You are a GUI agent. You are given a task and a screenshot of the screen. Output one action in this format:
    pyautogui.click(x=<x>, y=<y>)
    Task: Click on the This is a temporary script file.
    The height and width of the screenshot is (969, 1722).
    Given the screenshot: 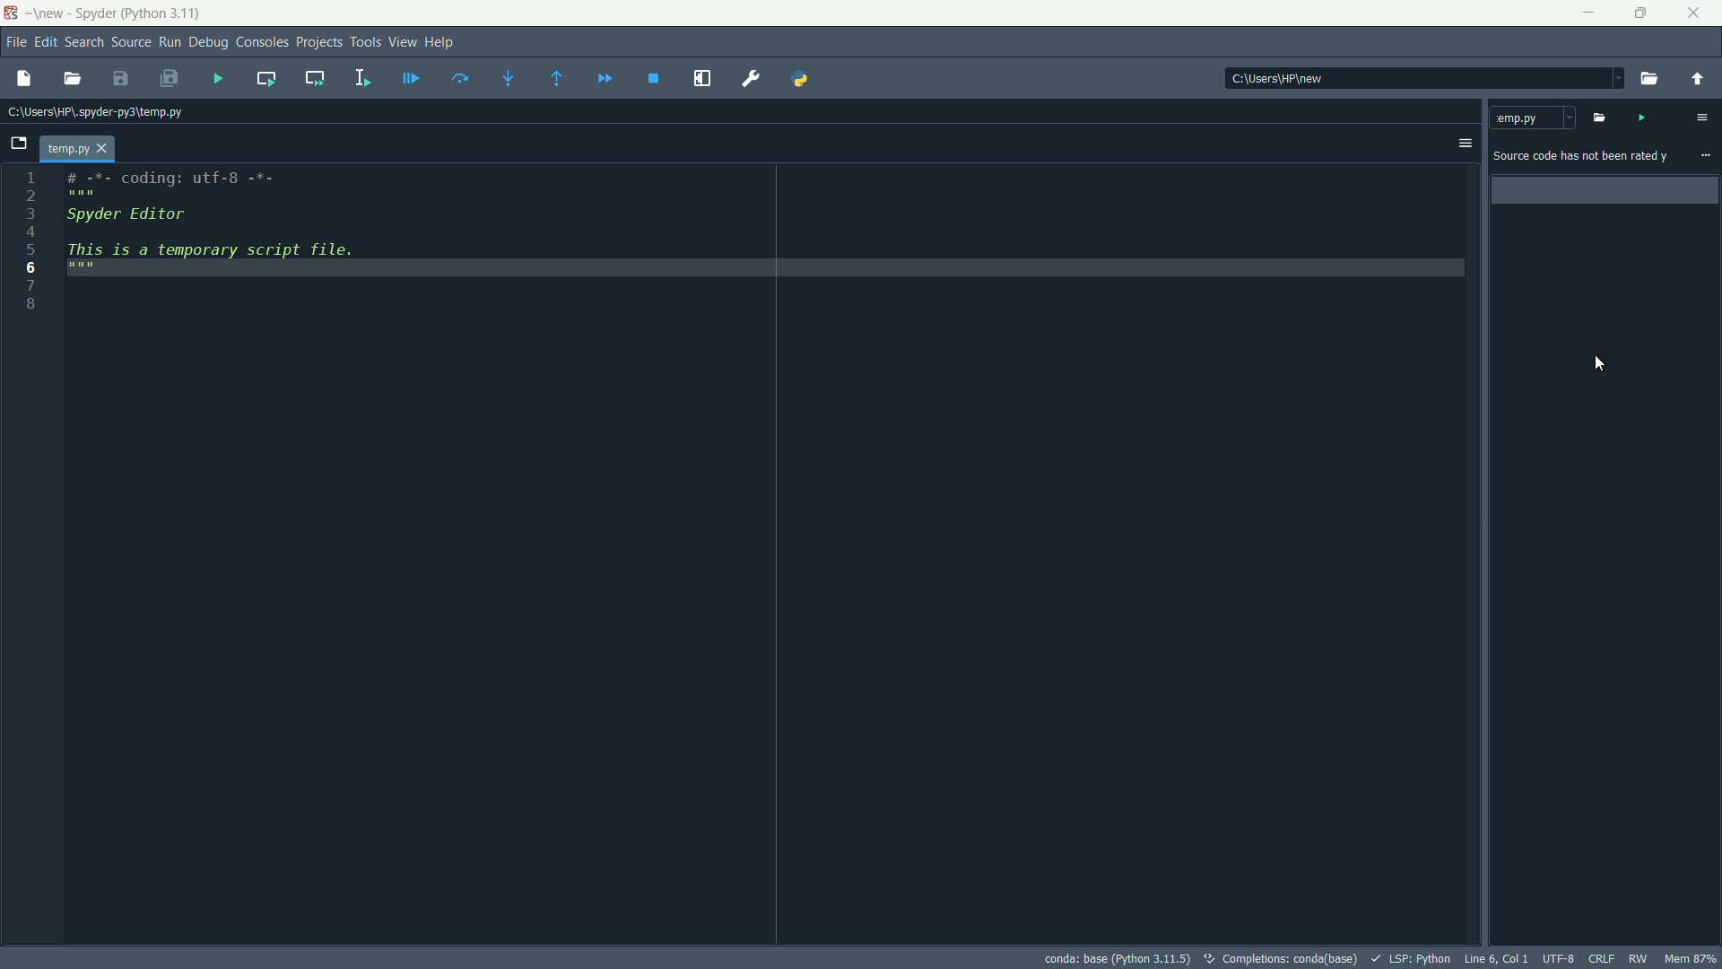 What is the action you would take?
    pyautogui.click(x=223, y=259)
    